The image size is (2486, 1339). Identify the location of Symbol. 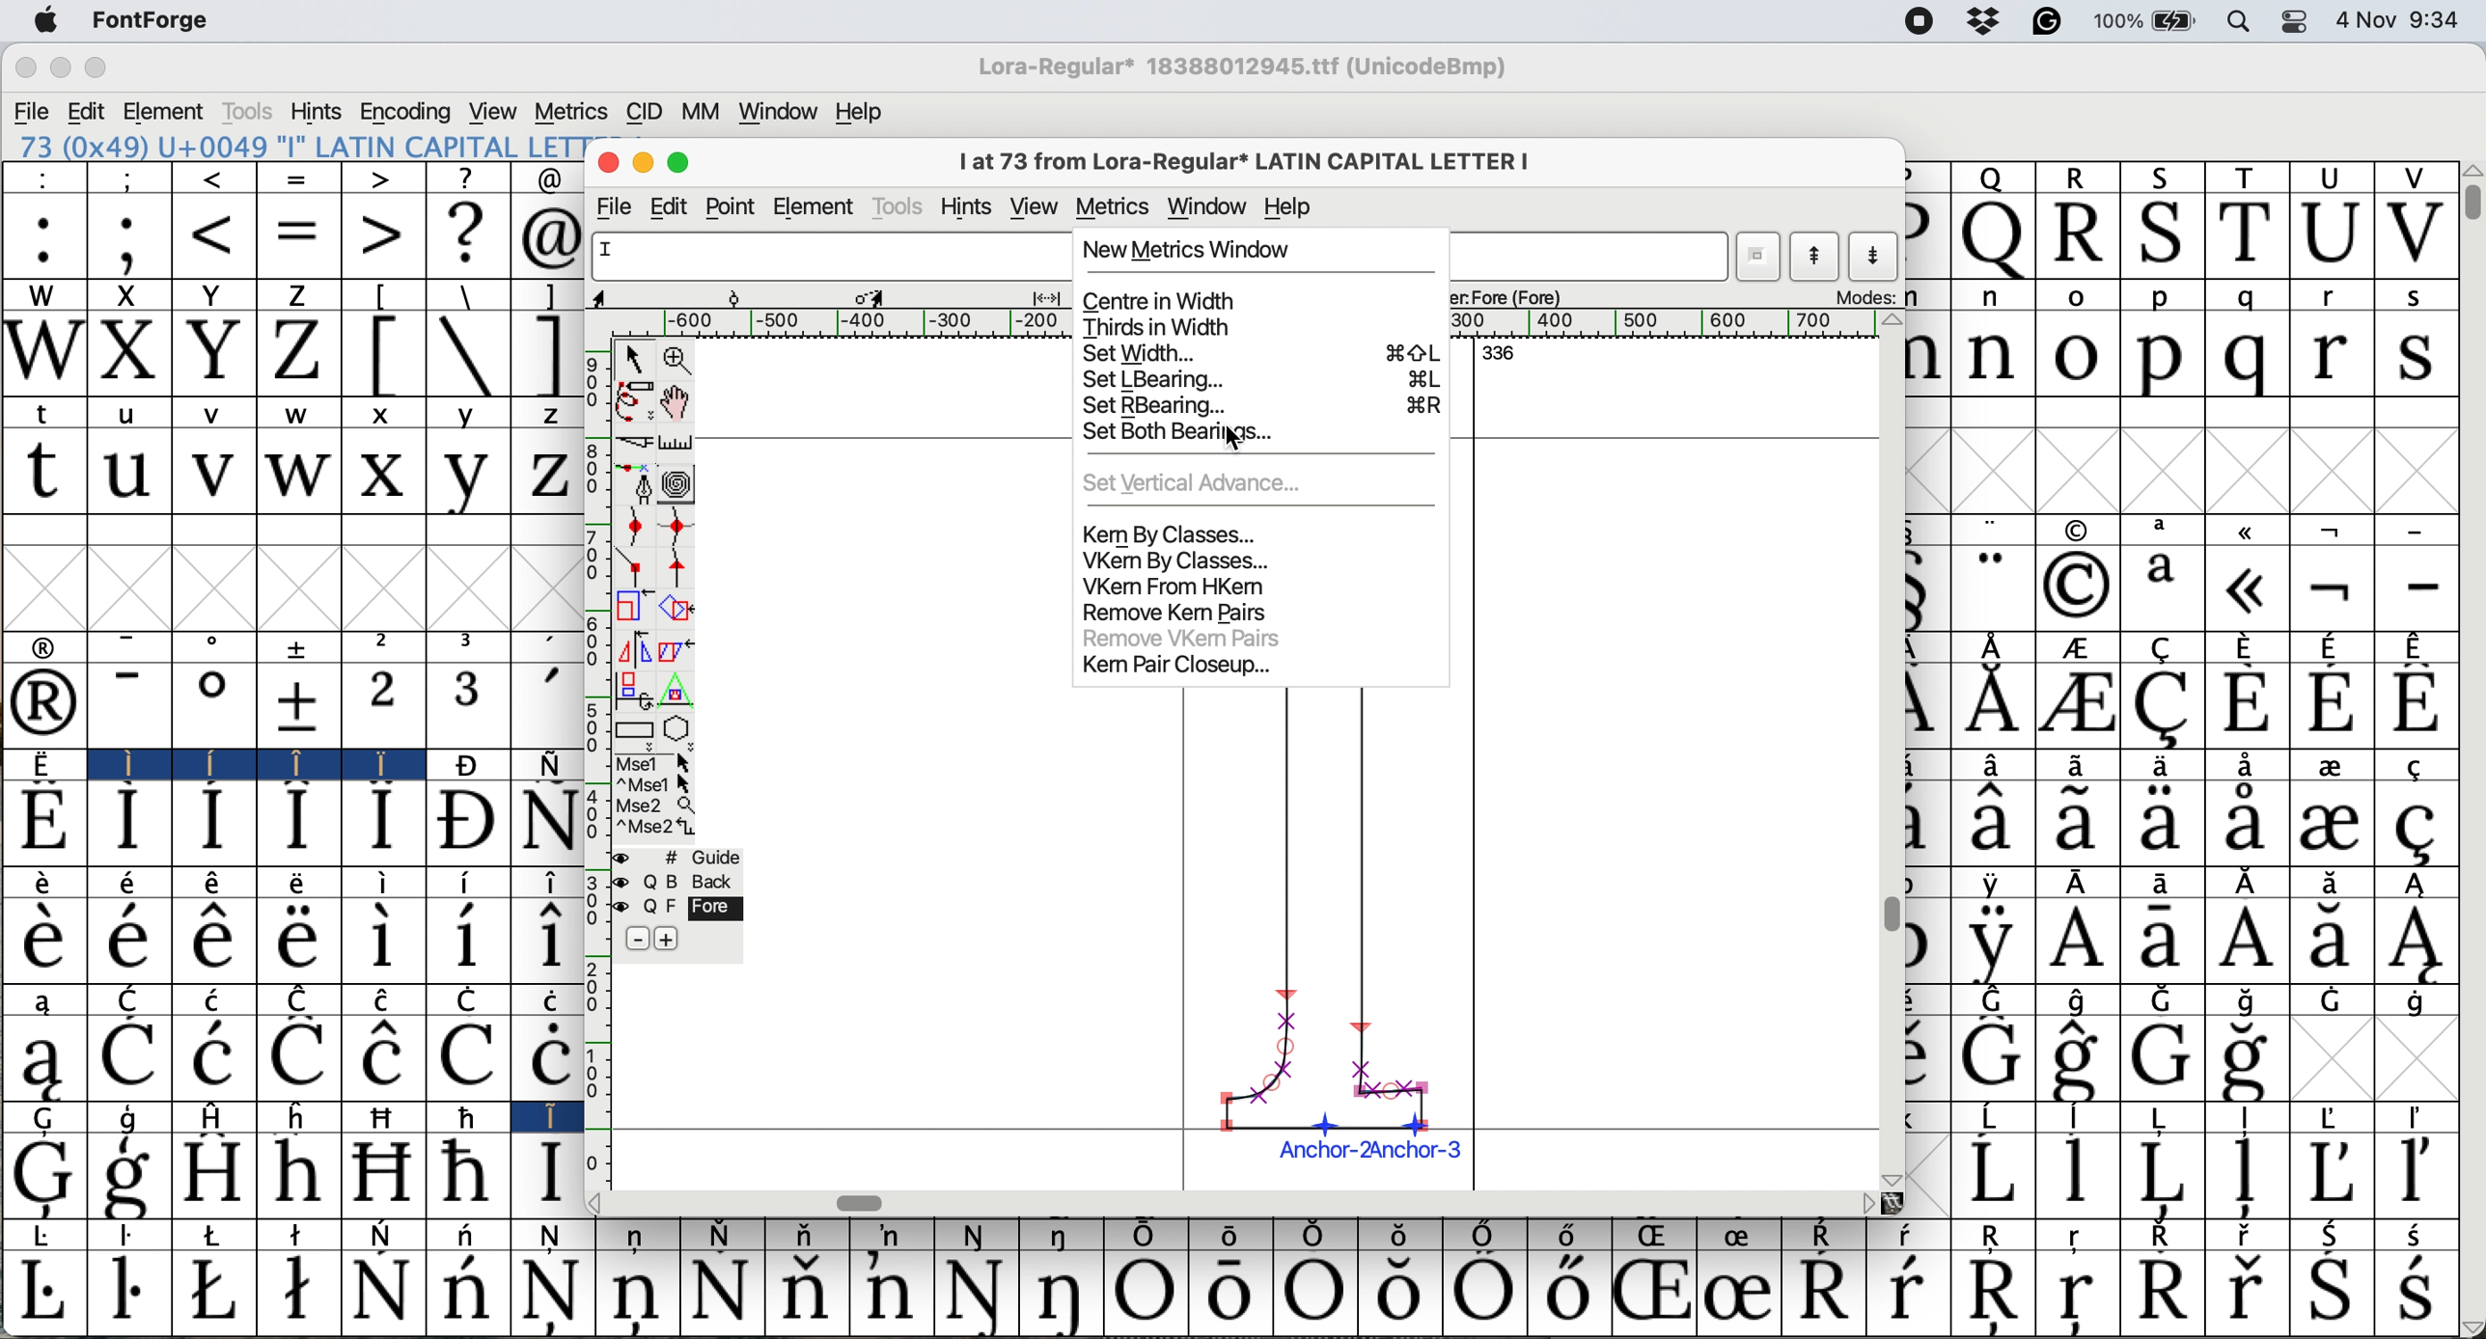
(211, 1056).